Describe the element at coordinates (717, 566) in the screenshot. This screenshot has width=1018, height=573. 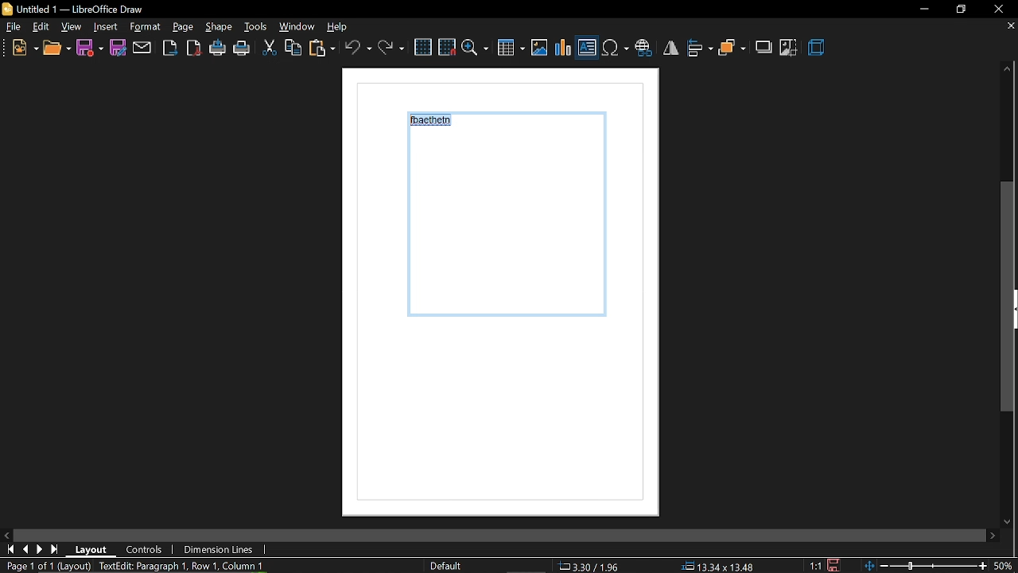
I see `position (13.34x13.48)` at that location.